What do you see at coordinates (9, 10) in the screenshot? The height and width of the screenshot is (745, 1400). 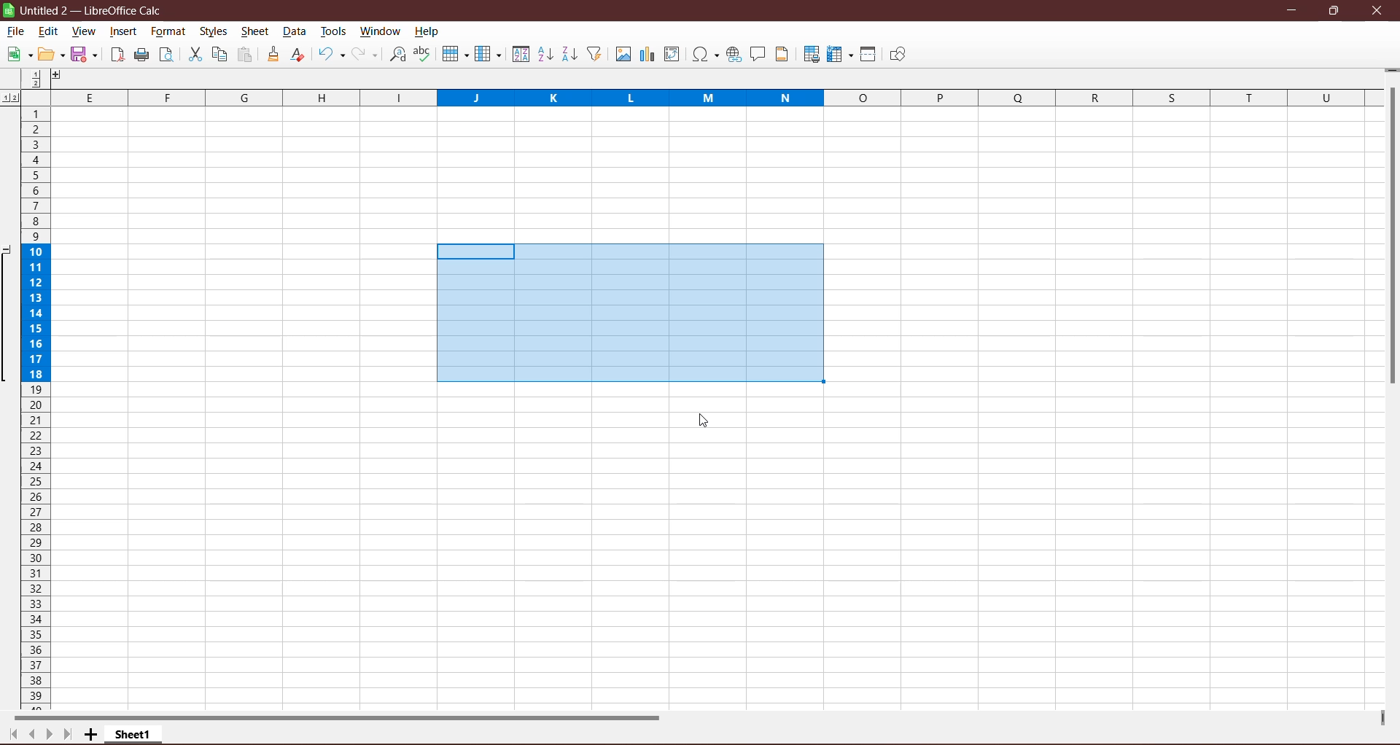 I see `Application Logo` at bounding box center [9, 10].